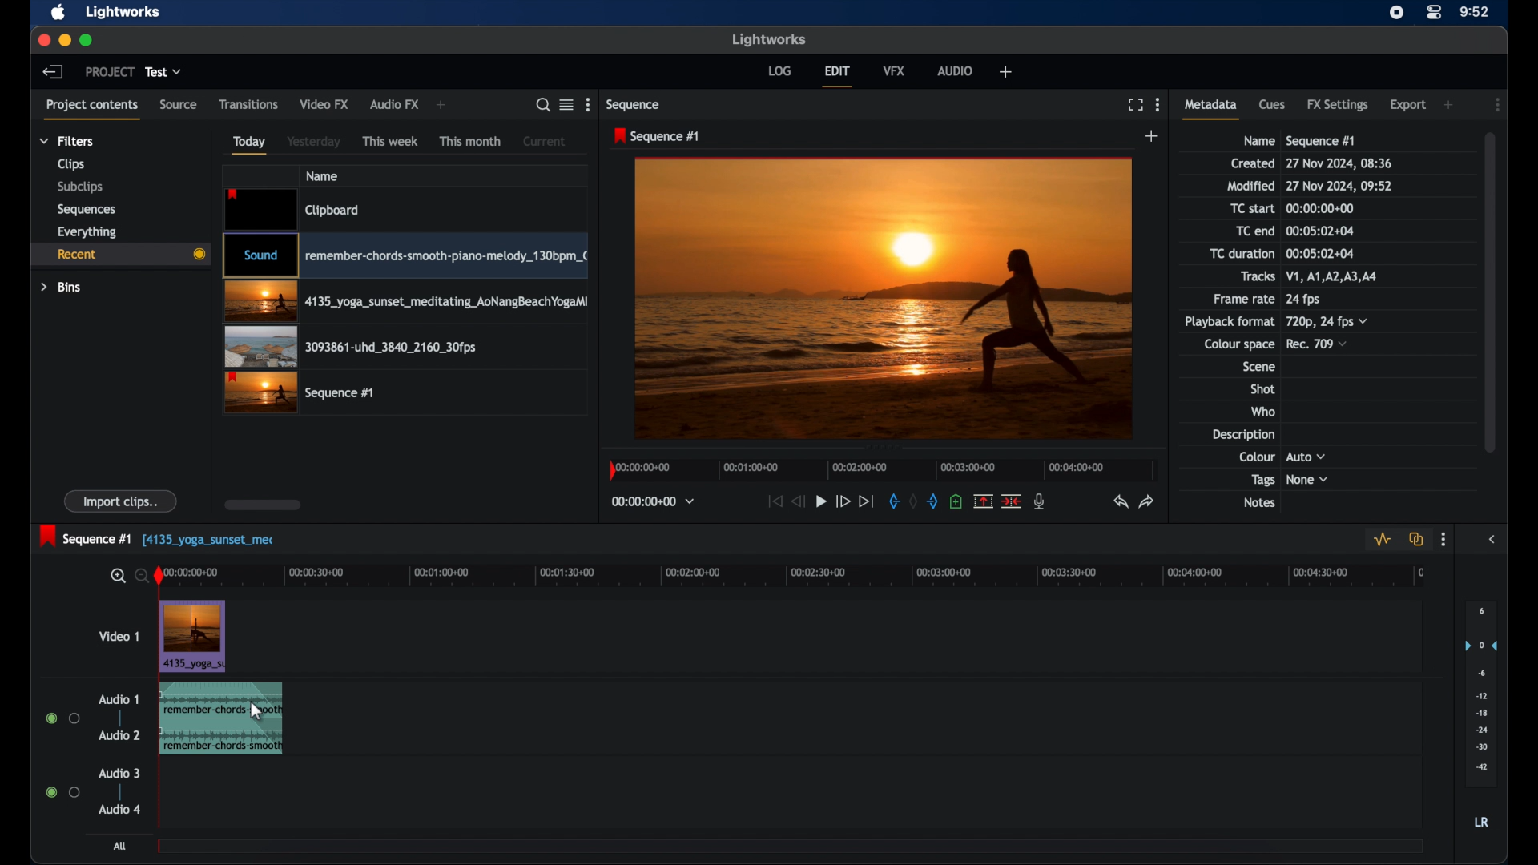  Describe the element at coordinates (1407, 105) in the screenshot. I see `export` at that location.